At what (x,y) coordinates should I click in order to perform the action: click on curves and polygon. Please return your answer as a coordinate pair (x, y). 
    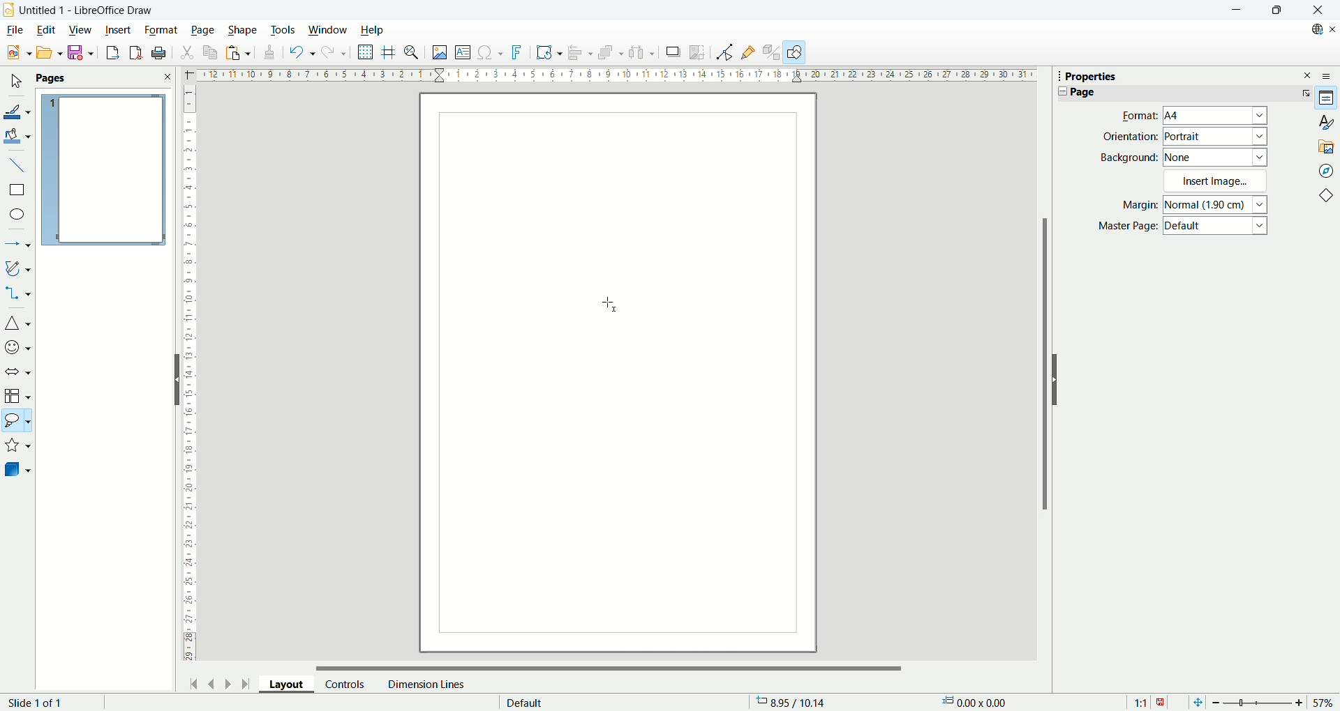
    Looking at the image, I should click on (18, 268).